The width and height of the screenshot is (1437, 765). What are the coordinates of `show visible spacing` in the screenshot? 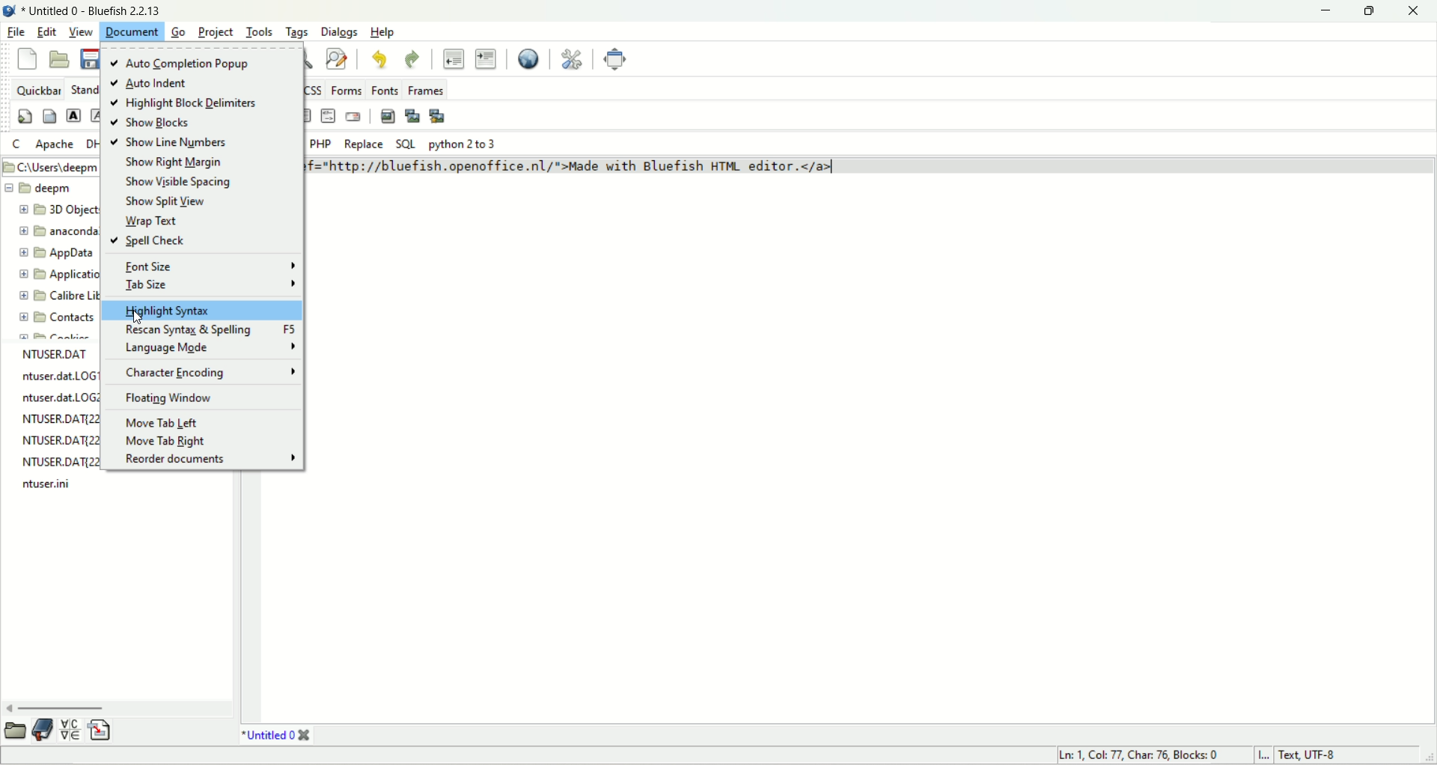 It's located at (182, 183).